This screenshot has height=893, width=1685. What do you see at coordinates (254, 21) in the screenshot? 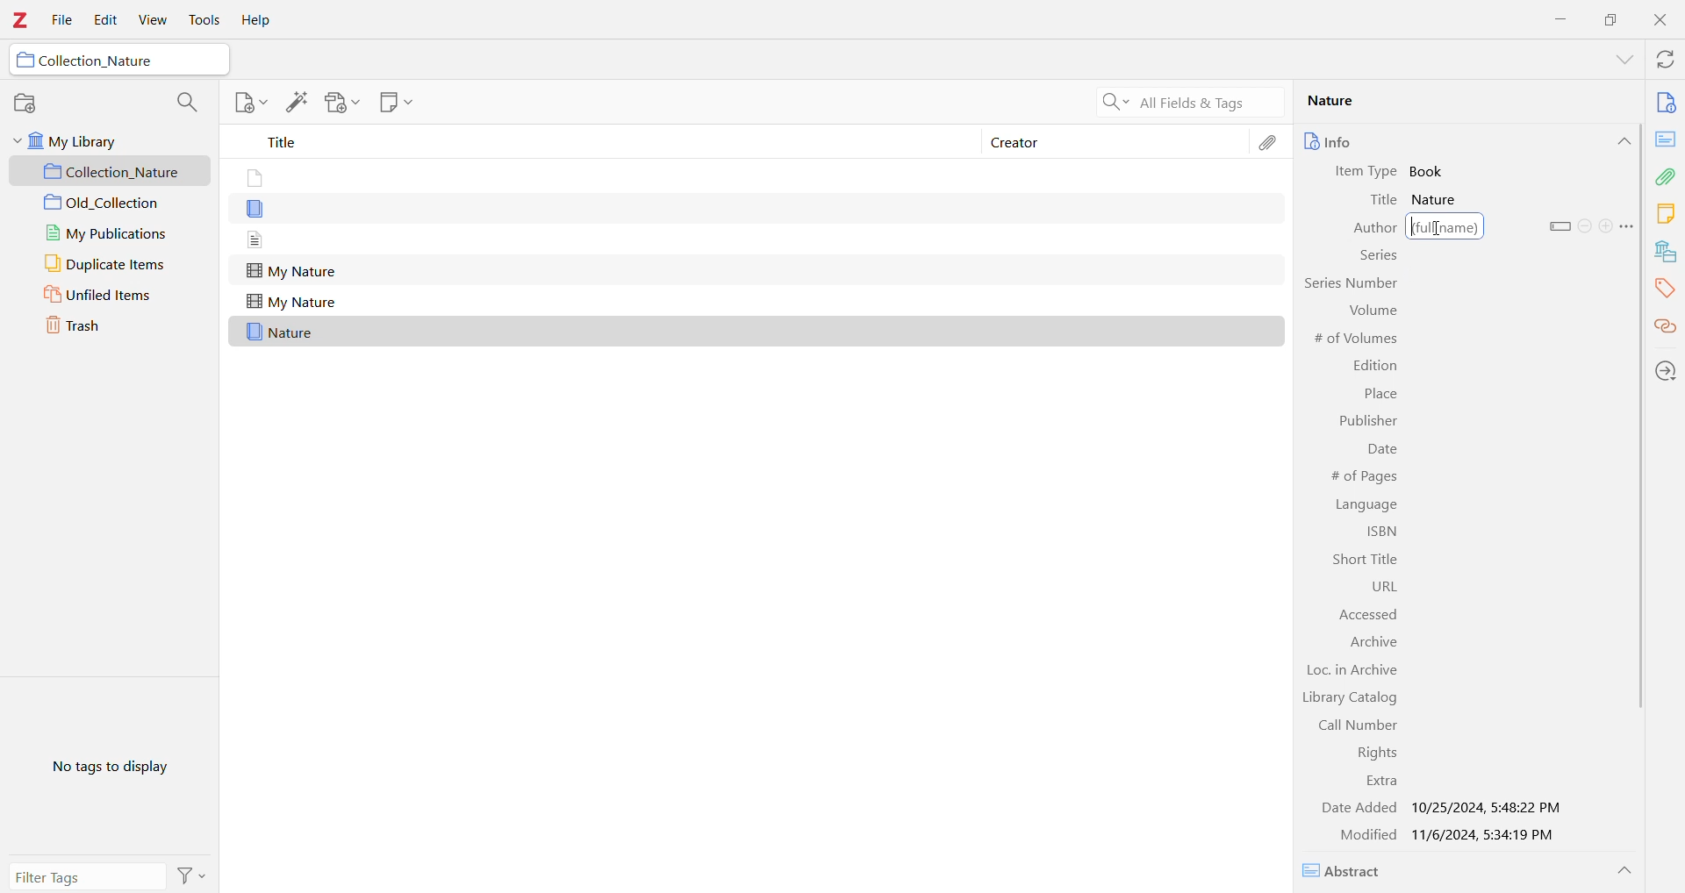
I see `Help` at bounding box center [254, 21].